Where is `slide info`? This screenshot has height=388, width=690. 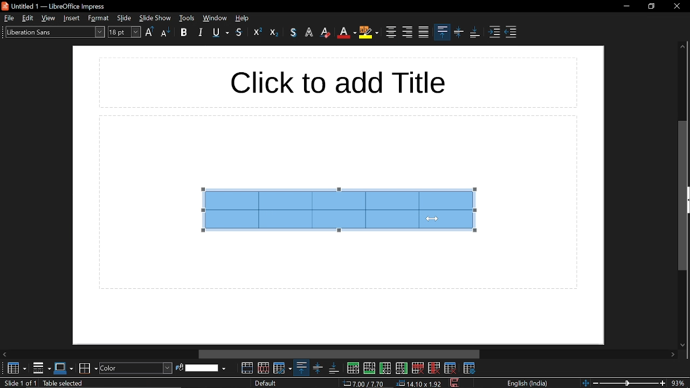 slide info is located at coordinates (98, 383).